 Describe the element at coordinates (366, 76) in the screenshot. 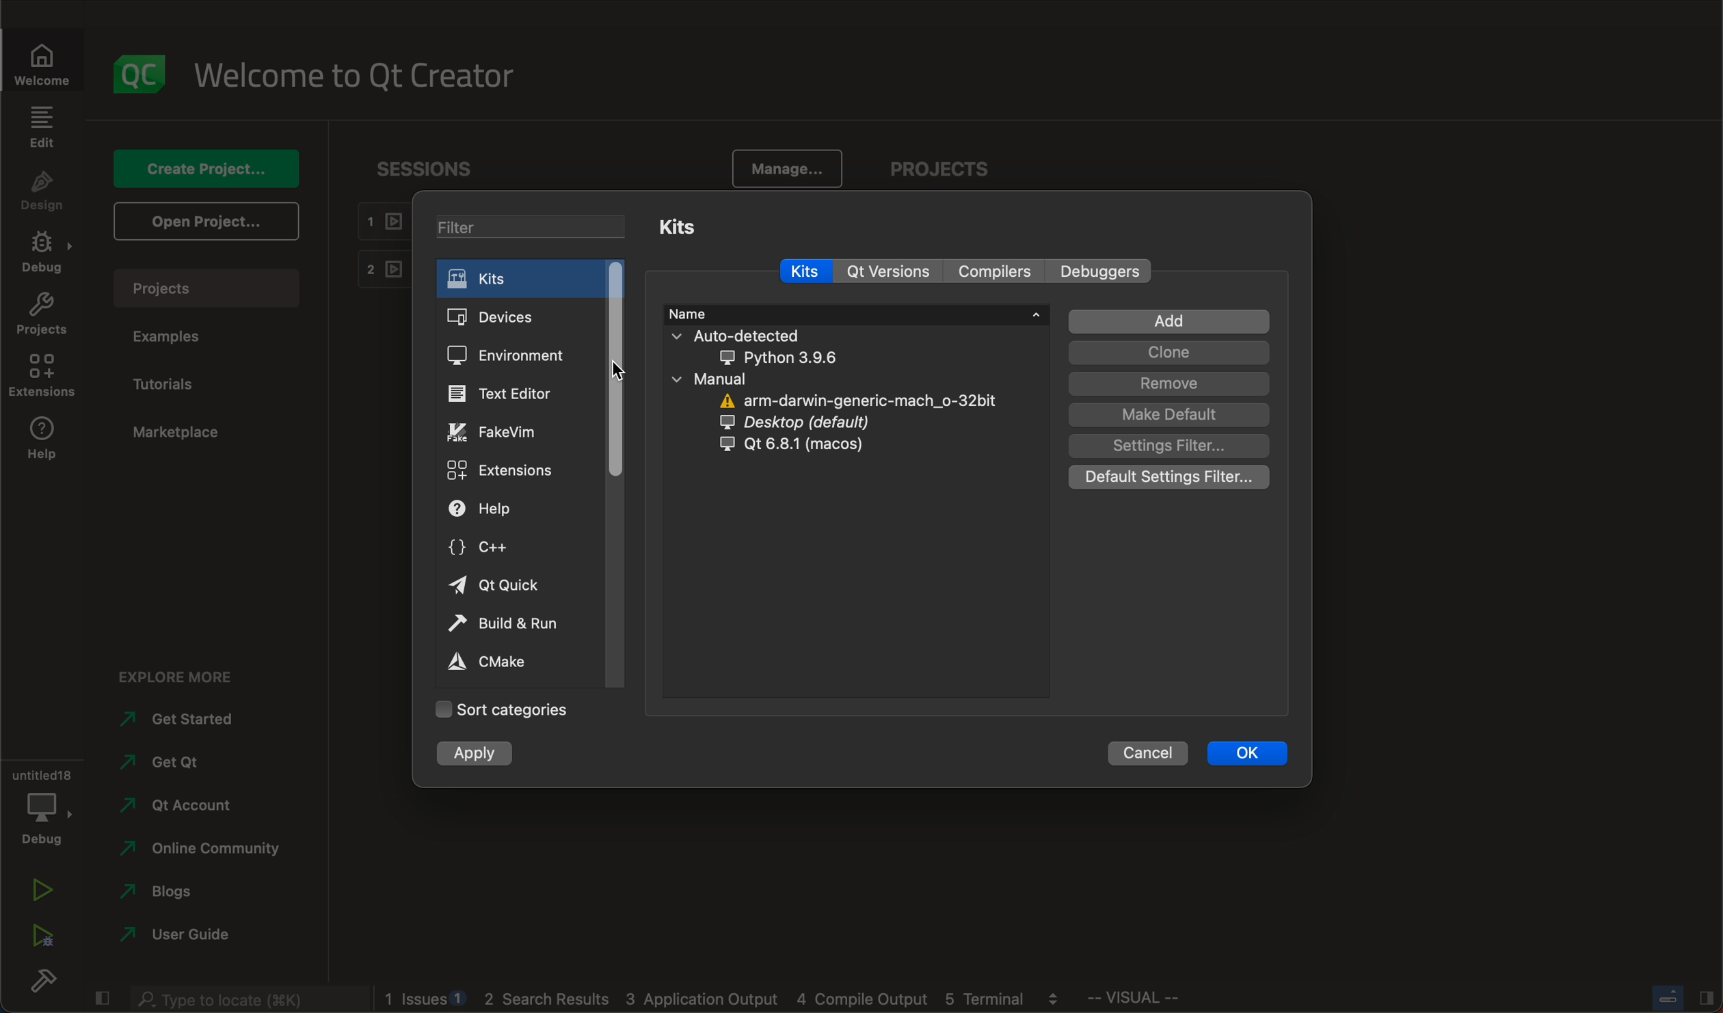

I see `welcome ` at that location.